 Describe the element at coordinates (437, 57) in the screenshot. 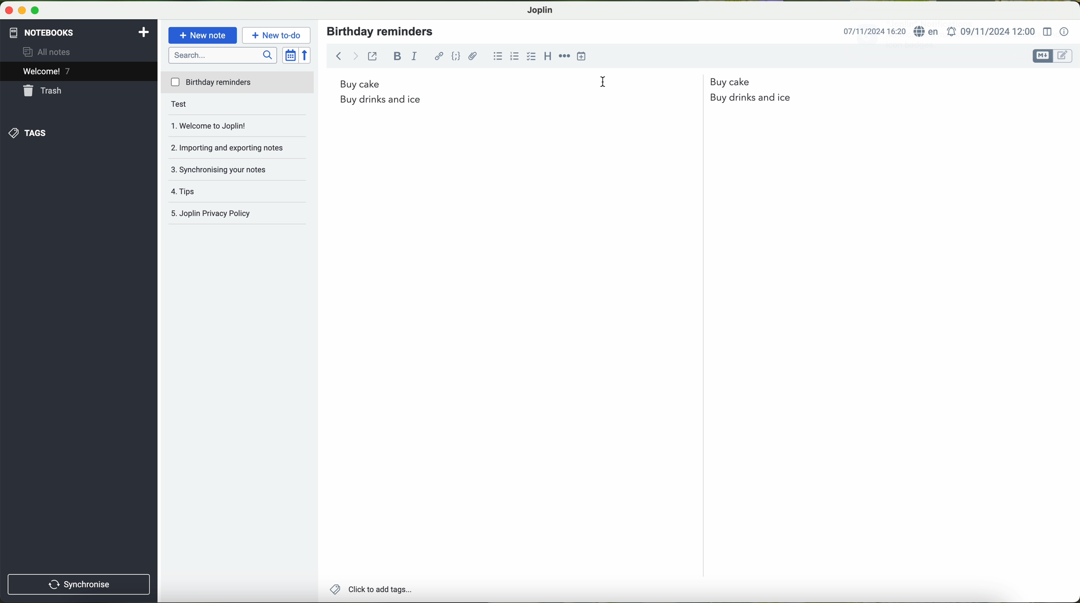

I see `hyperlink` at that location.